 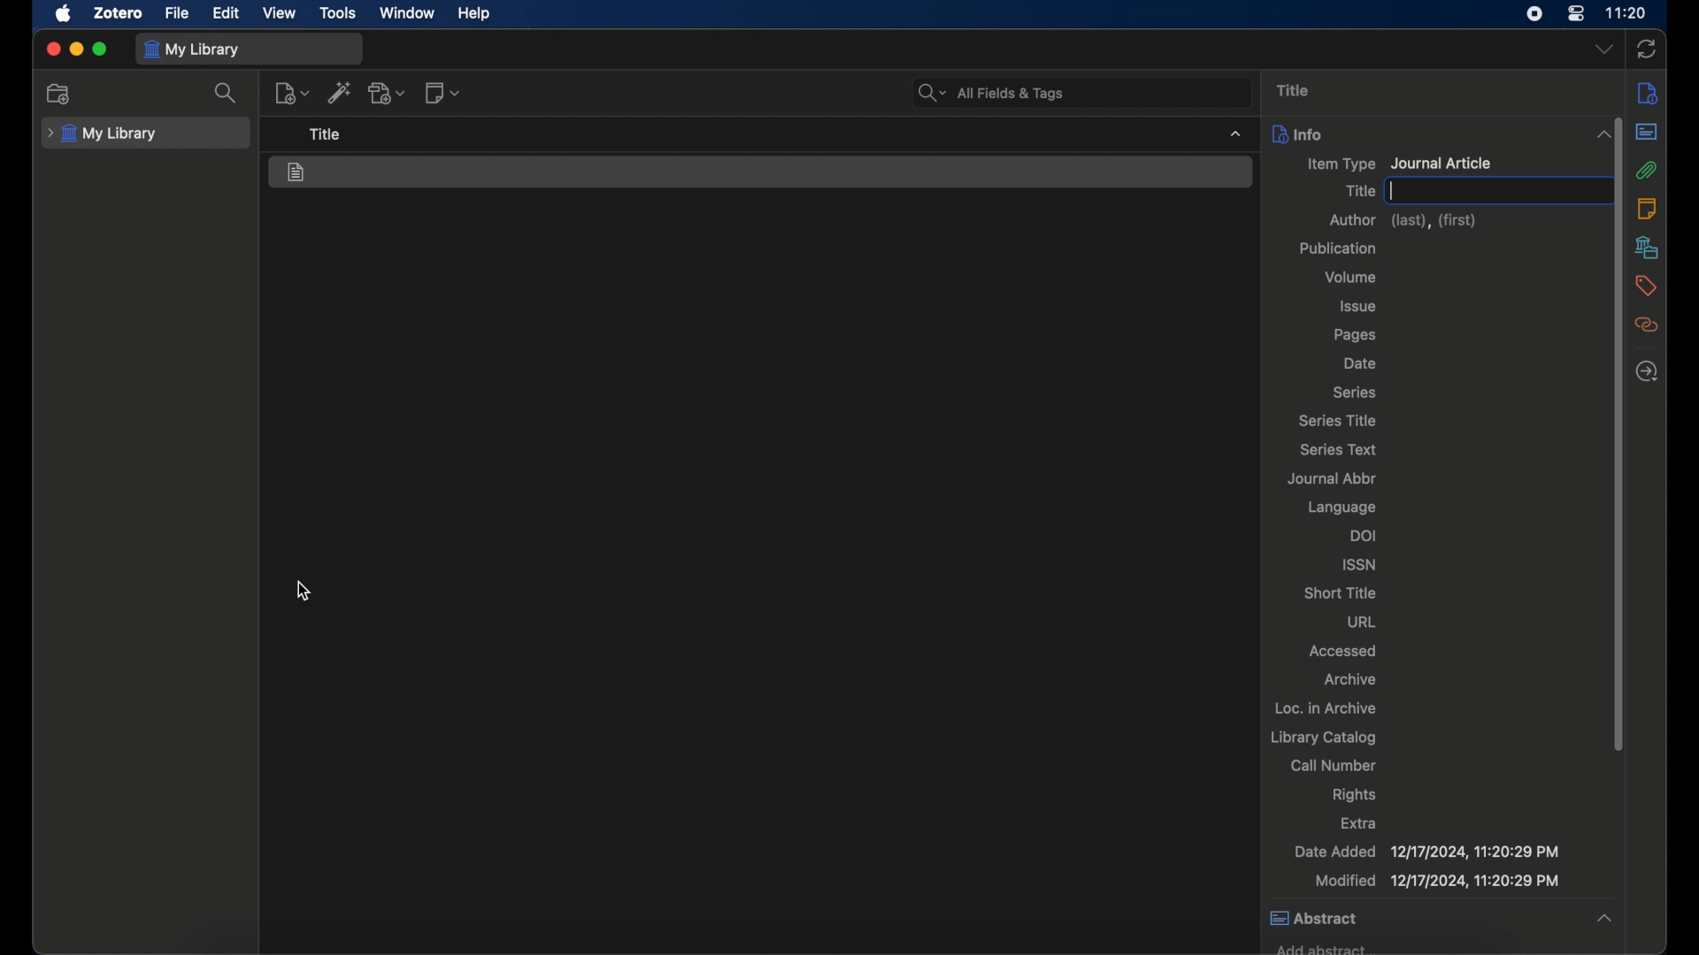 I want to click on accessed, so click(x=1343, y=651).